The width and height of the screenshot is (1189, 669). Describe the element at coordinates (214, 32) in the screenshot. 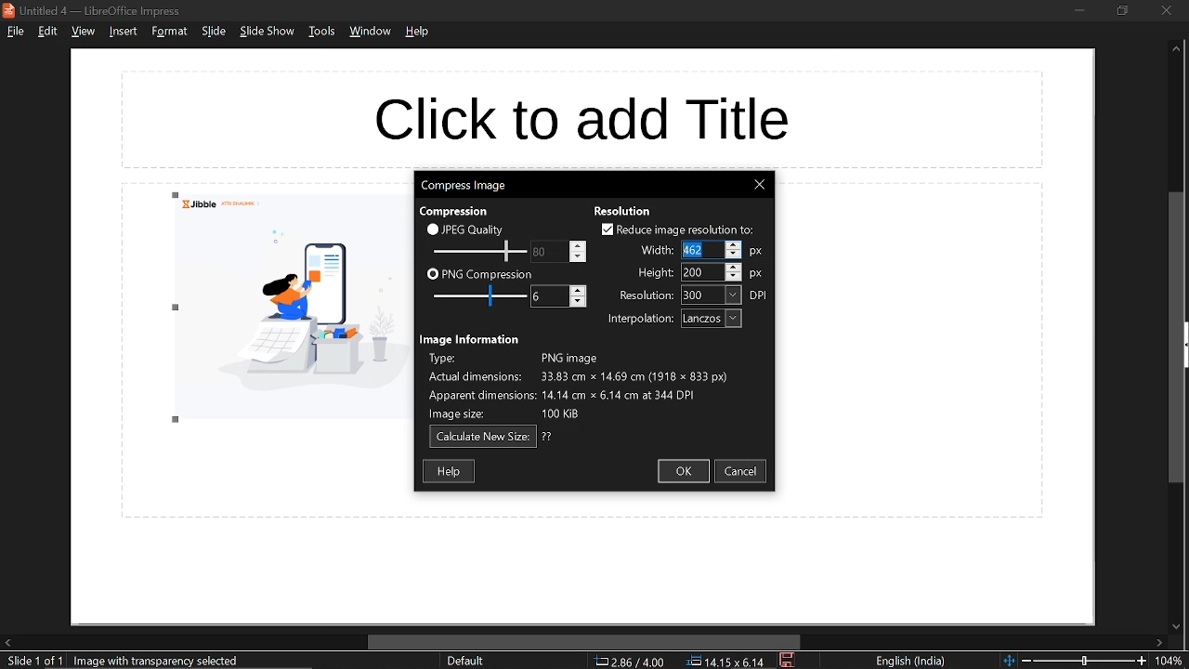

I see `slide` at that location.